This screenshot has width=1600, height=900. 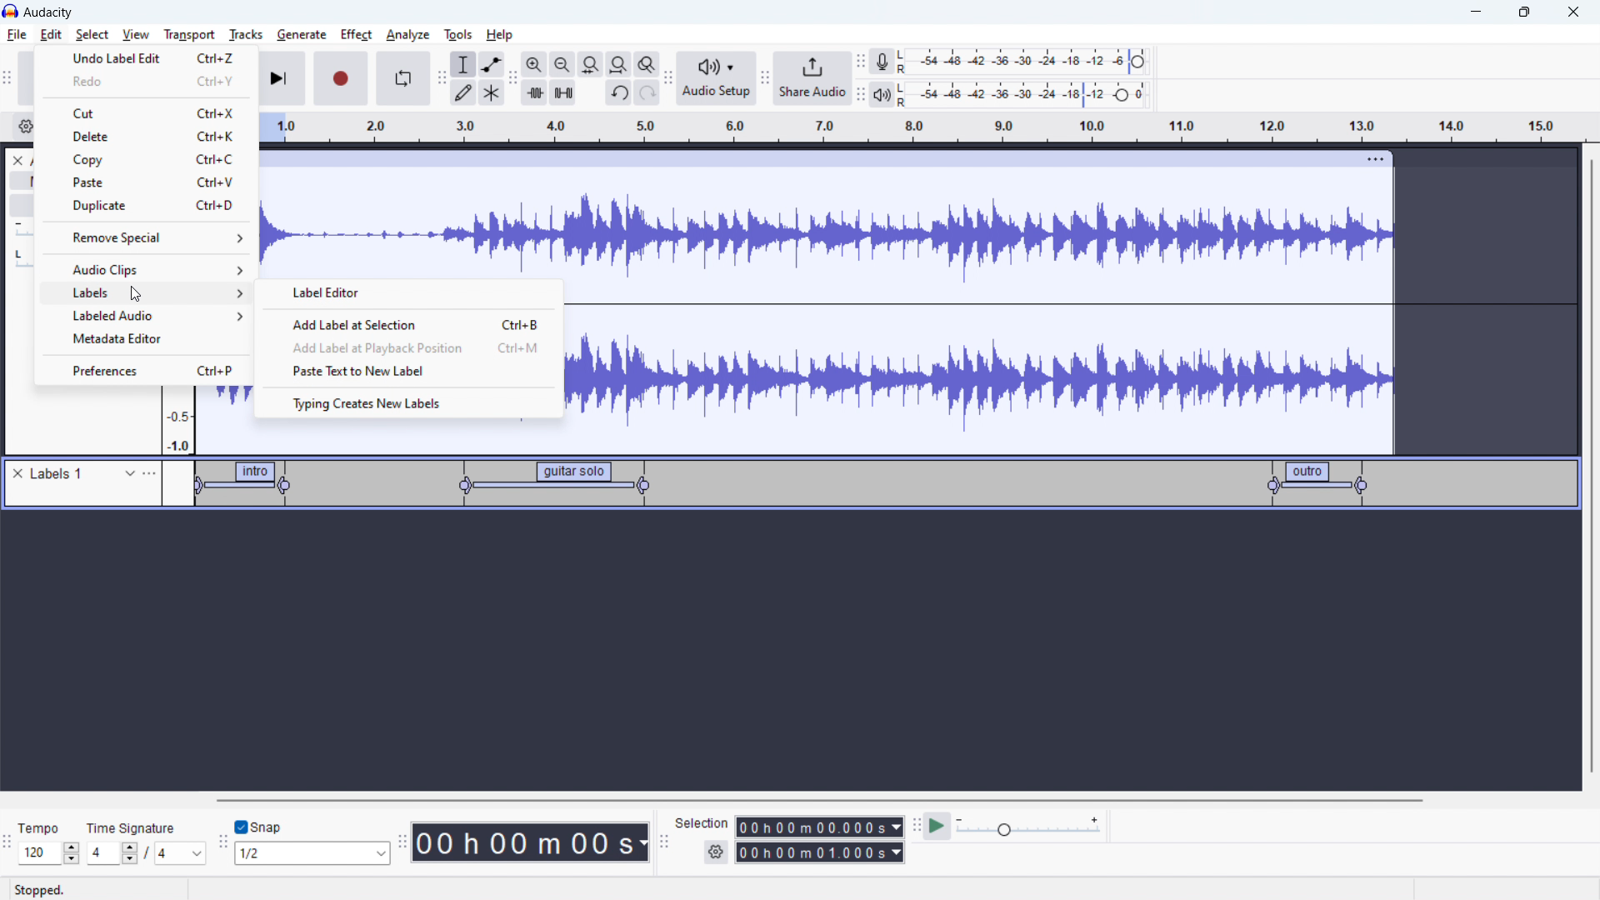 I want to click on recording meter toolbar, so click(x=861, y=63).